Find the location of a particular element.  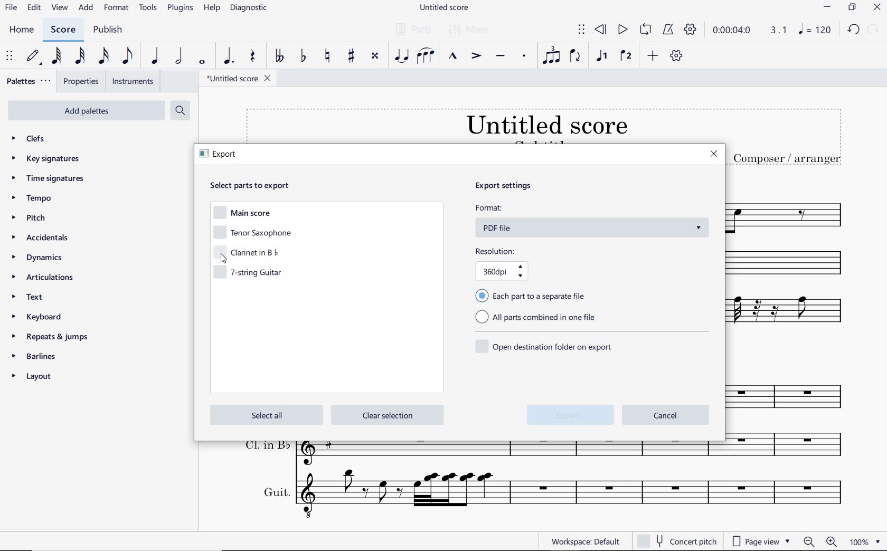

DYNAMICS is located at coordinates (40, 259).